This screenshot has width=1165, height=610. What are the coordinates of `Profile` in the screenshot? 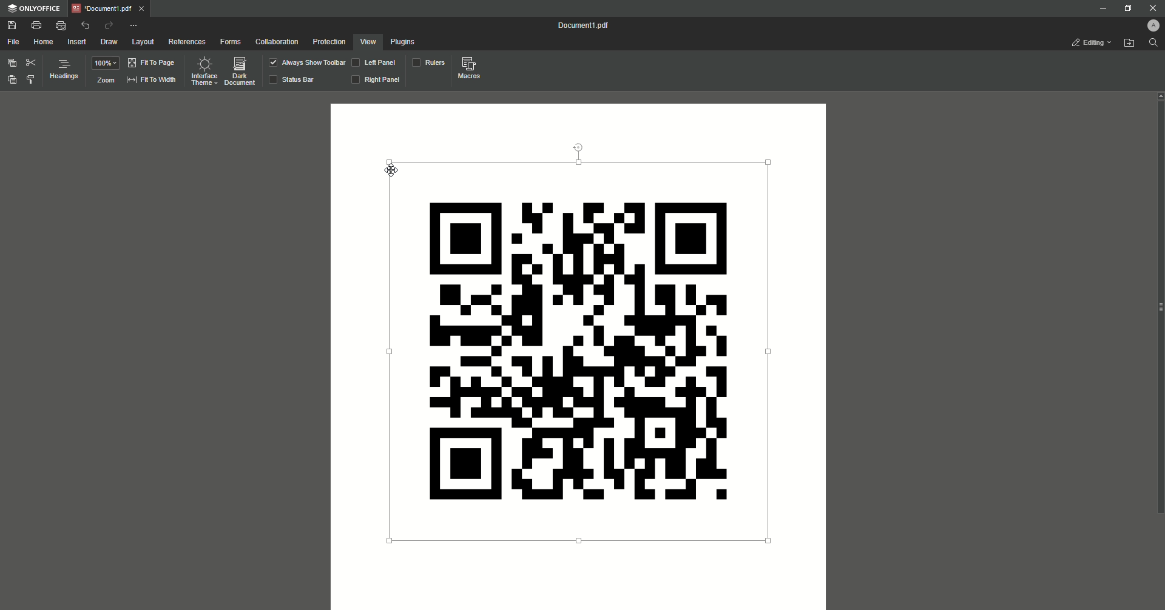 It's located at (1148, 26).